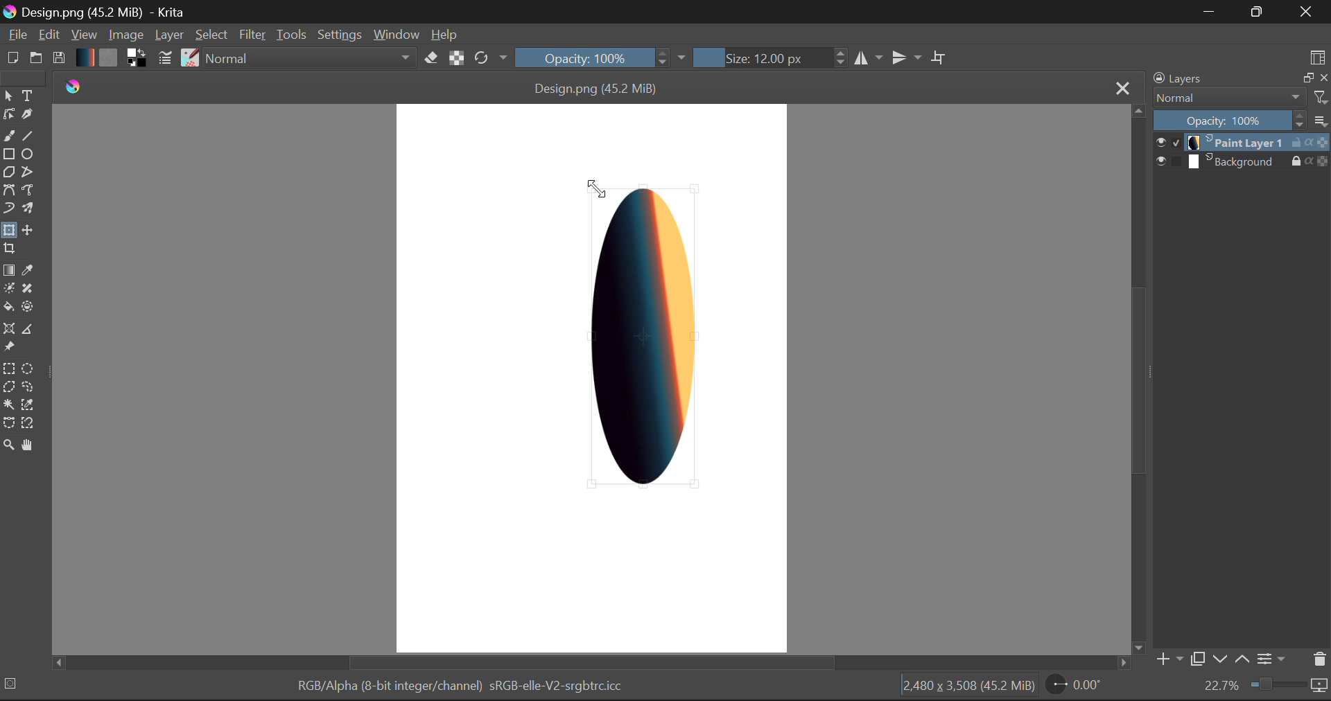 The height and width of the screenshot is (701, 1331). I want to click on Tools, so click(291, 33).